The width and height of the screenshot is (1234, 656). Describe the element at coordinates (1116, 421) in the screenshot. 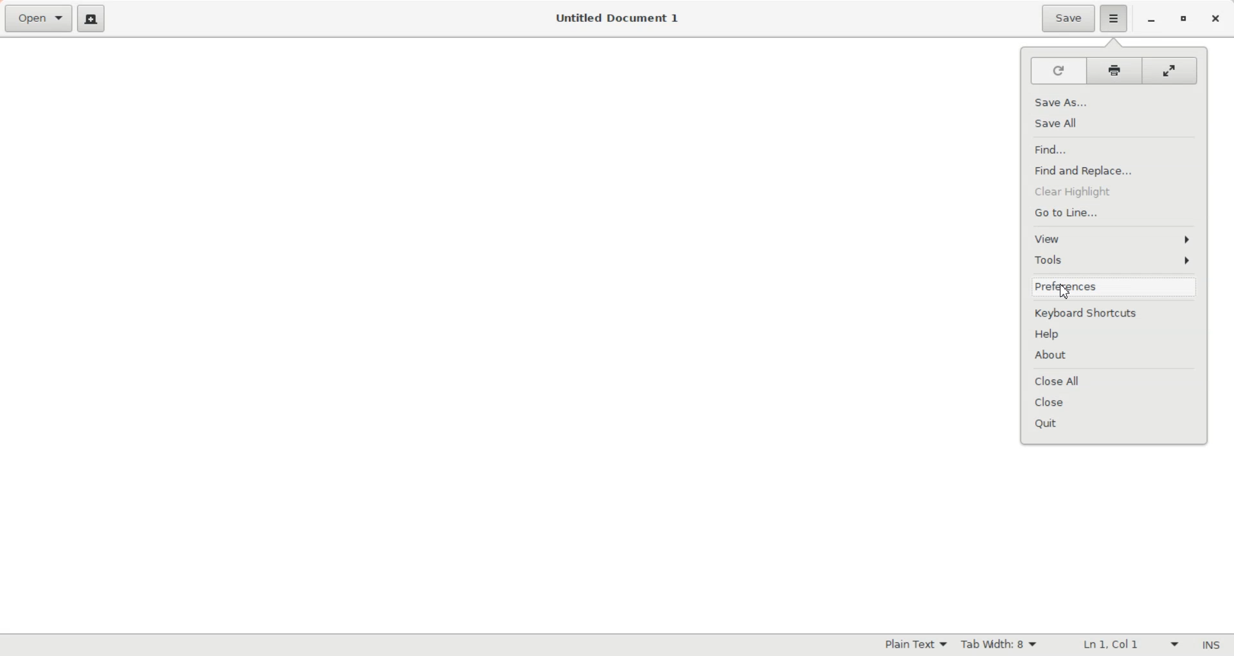

I see `Quit` at that location.